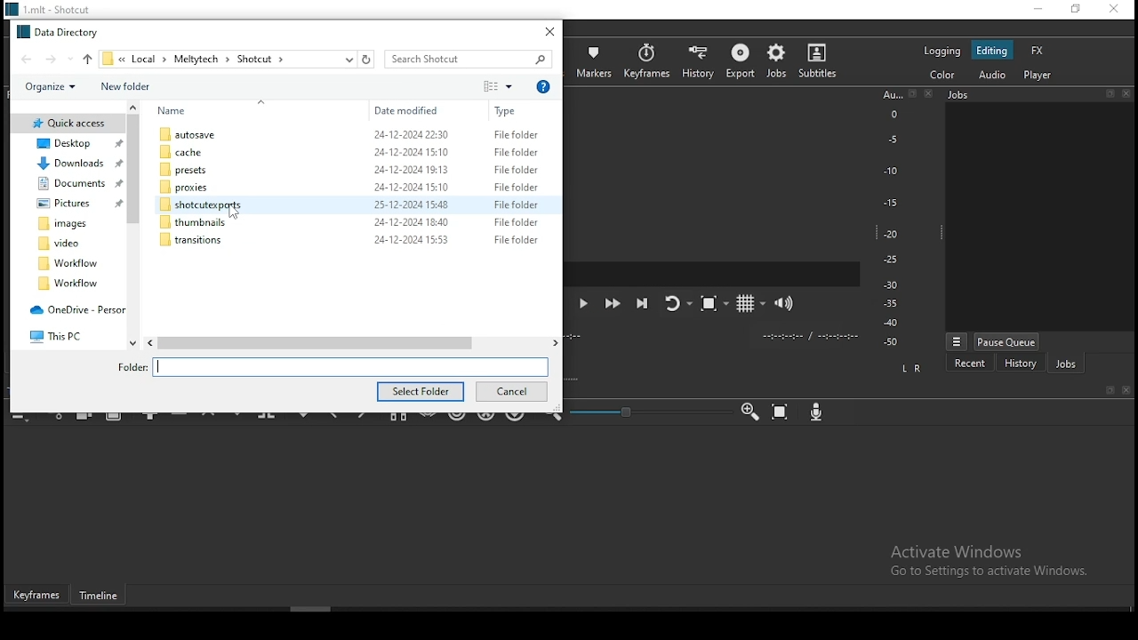 The image size is (1138, 640). I want to click on data directory, so click(59, 29).